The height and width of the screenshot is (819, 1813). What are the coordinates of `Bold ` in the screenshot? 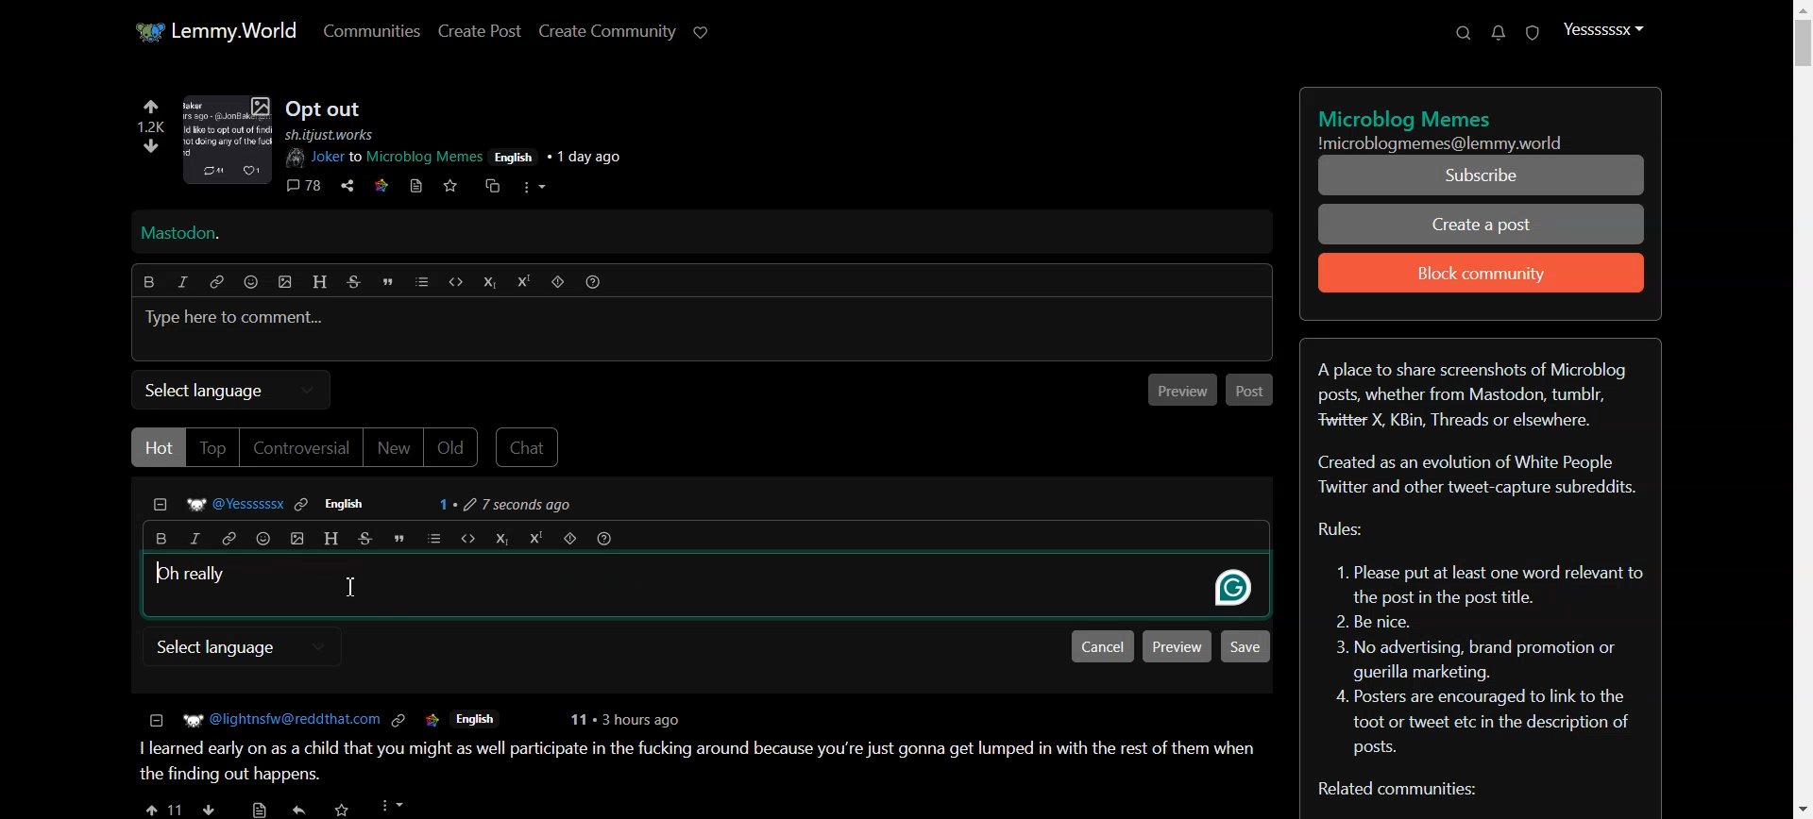 It's located at (159, 538).